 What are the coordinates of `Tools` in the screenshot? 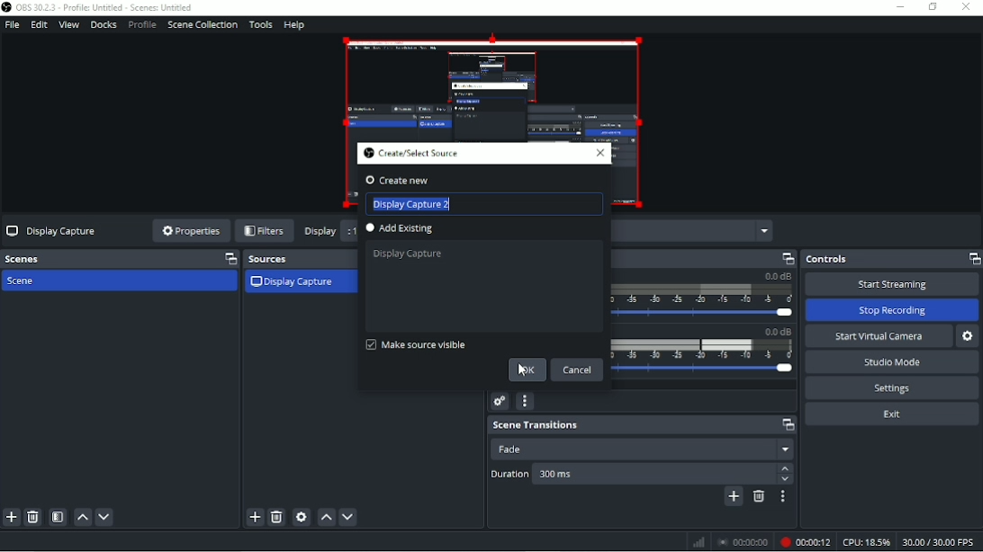 It's located at (261, 24).